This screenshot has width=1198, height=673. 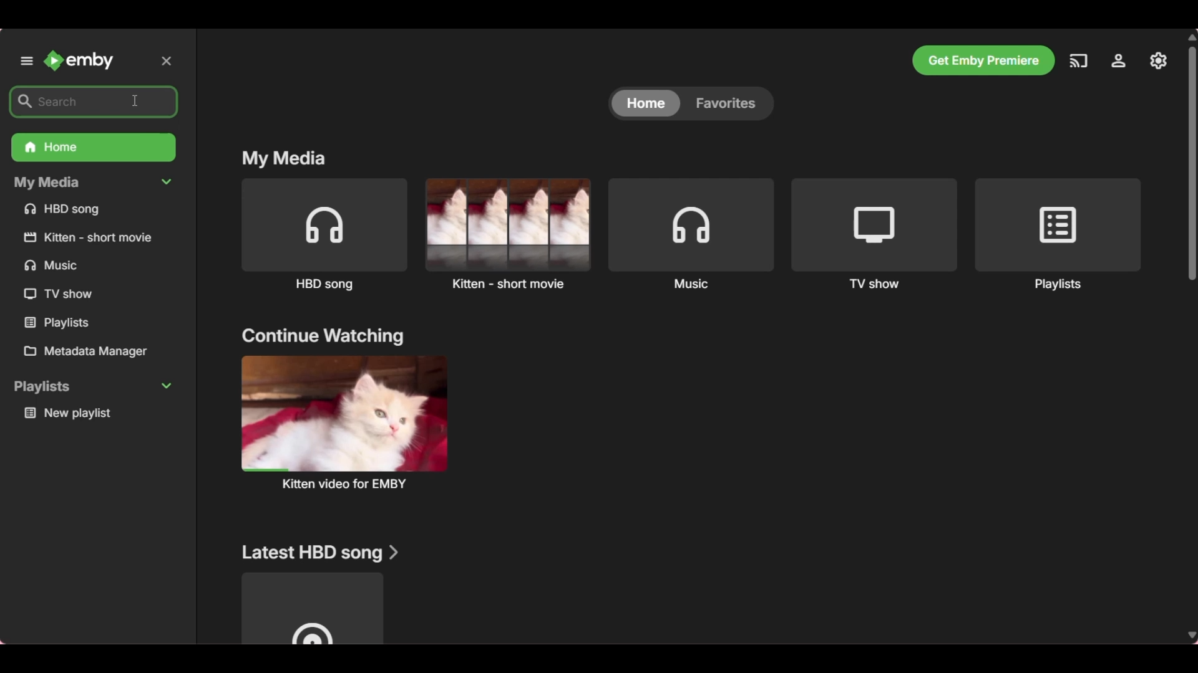 What do you see at coordinates (1078, 64) in the screenshot?
I see `Play on another device` at bounding box center [1078, 64].